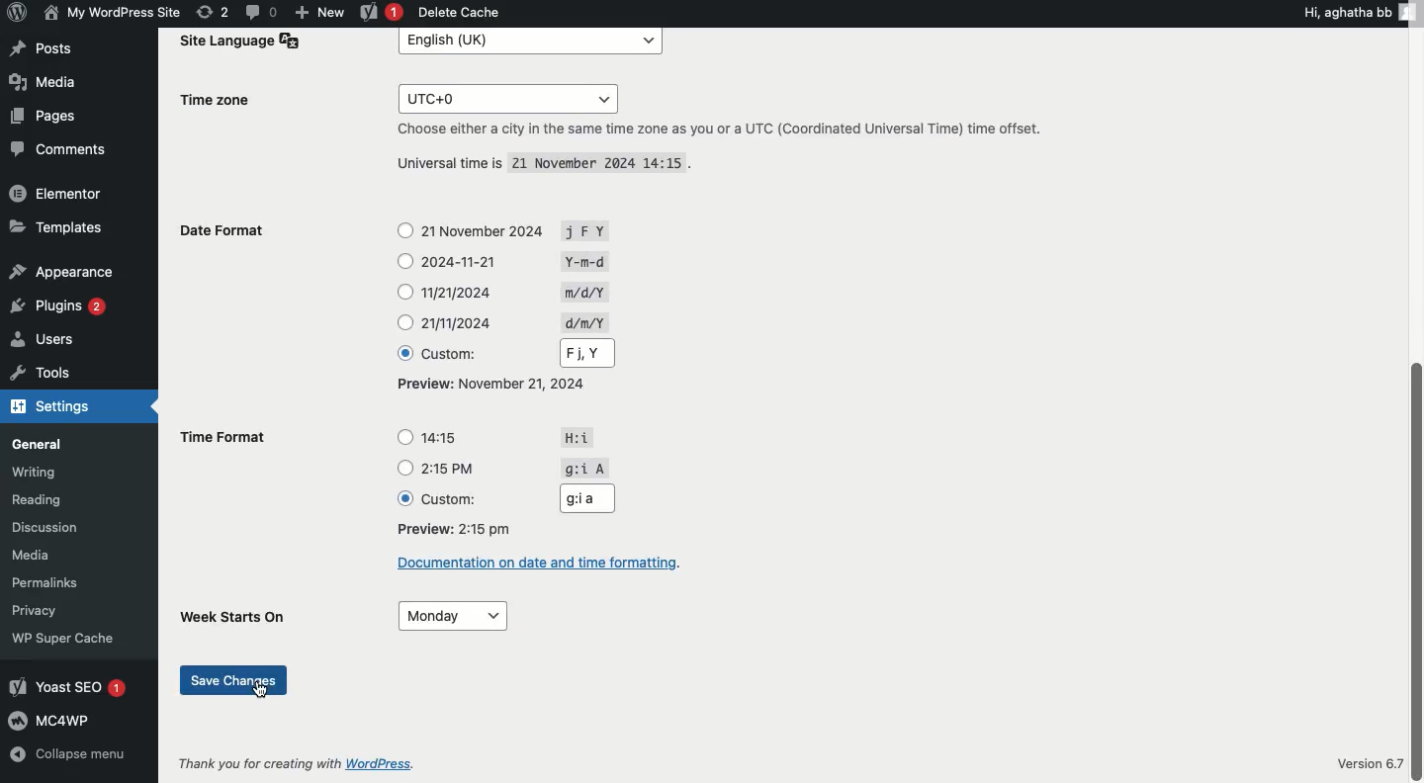  Describe the element at coordinates (236, 440) in the screenshot. I see `Time format` at that location.